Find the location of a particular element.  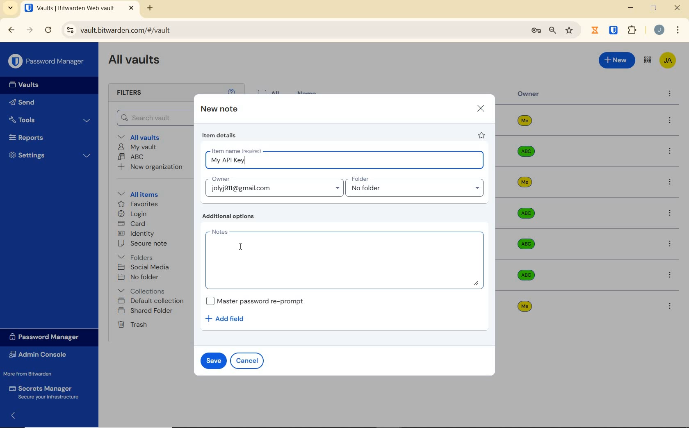

NEW TAB is located at coordinates (151, 8).